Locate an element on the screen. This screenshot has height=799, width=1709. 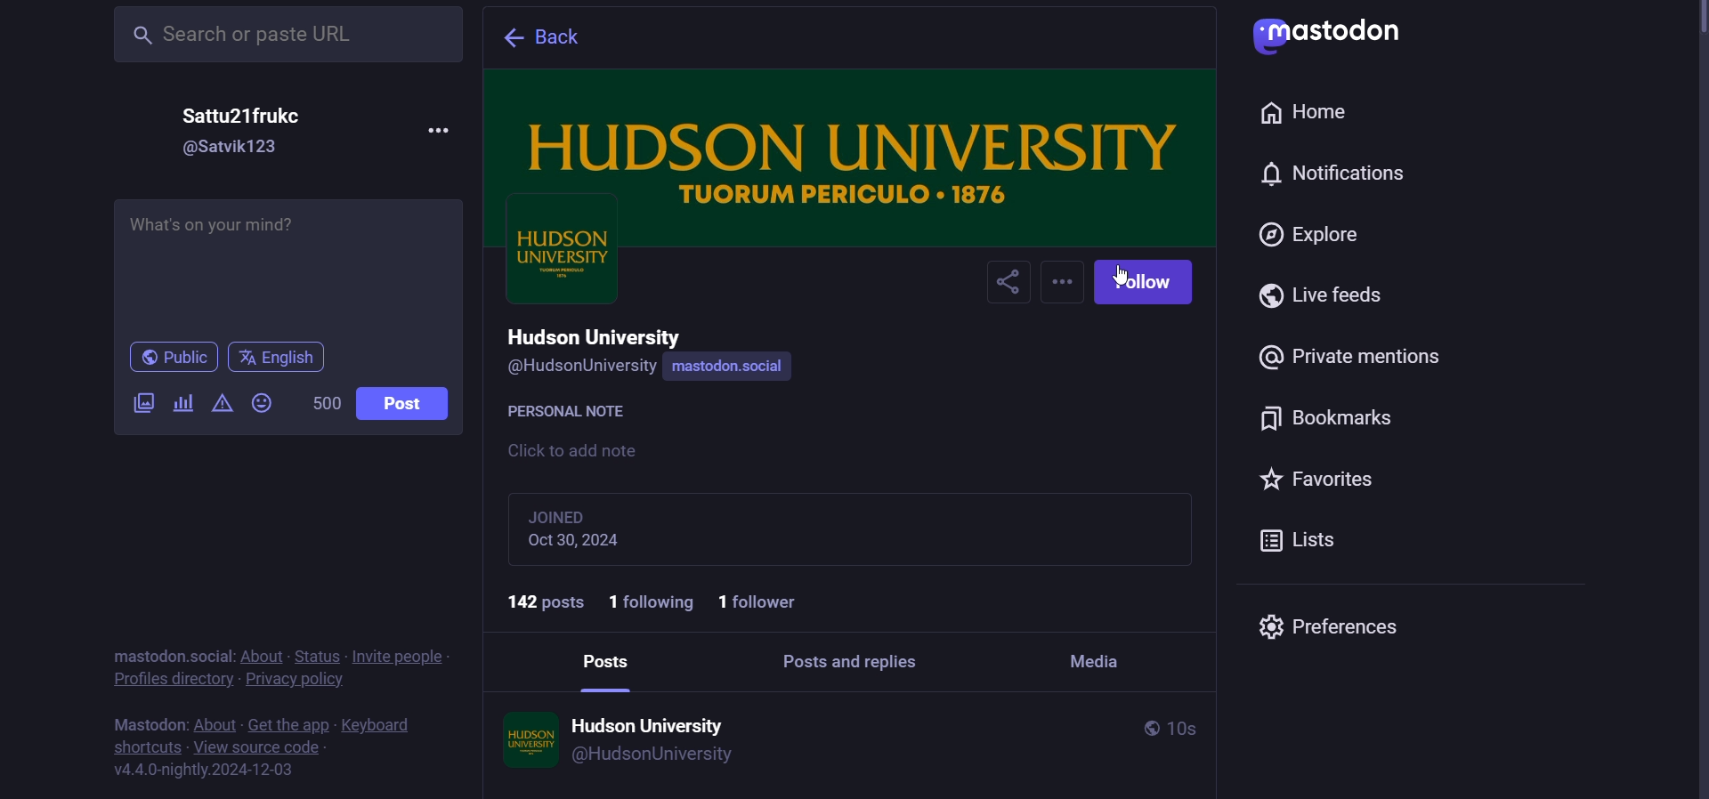
status is located at coordinates (318, 655).